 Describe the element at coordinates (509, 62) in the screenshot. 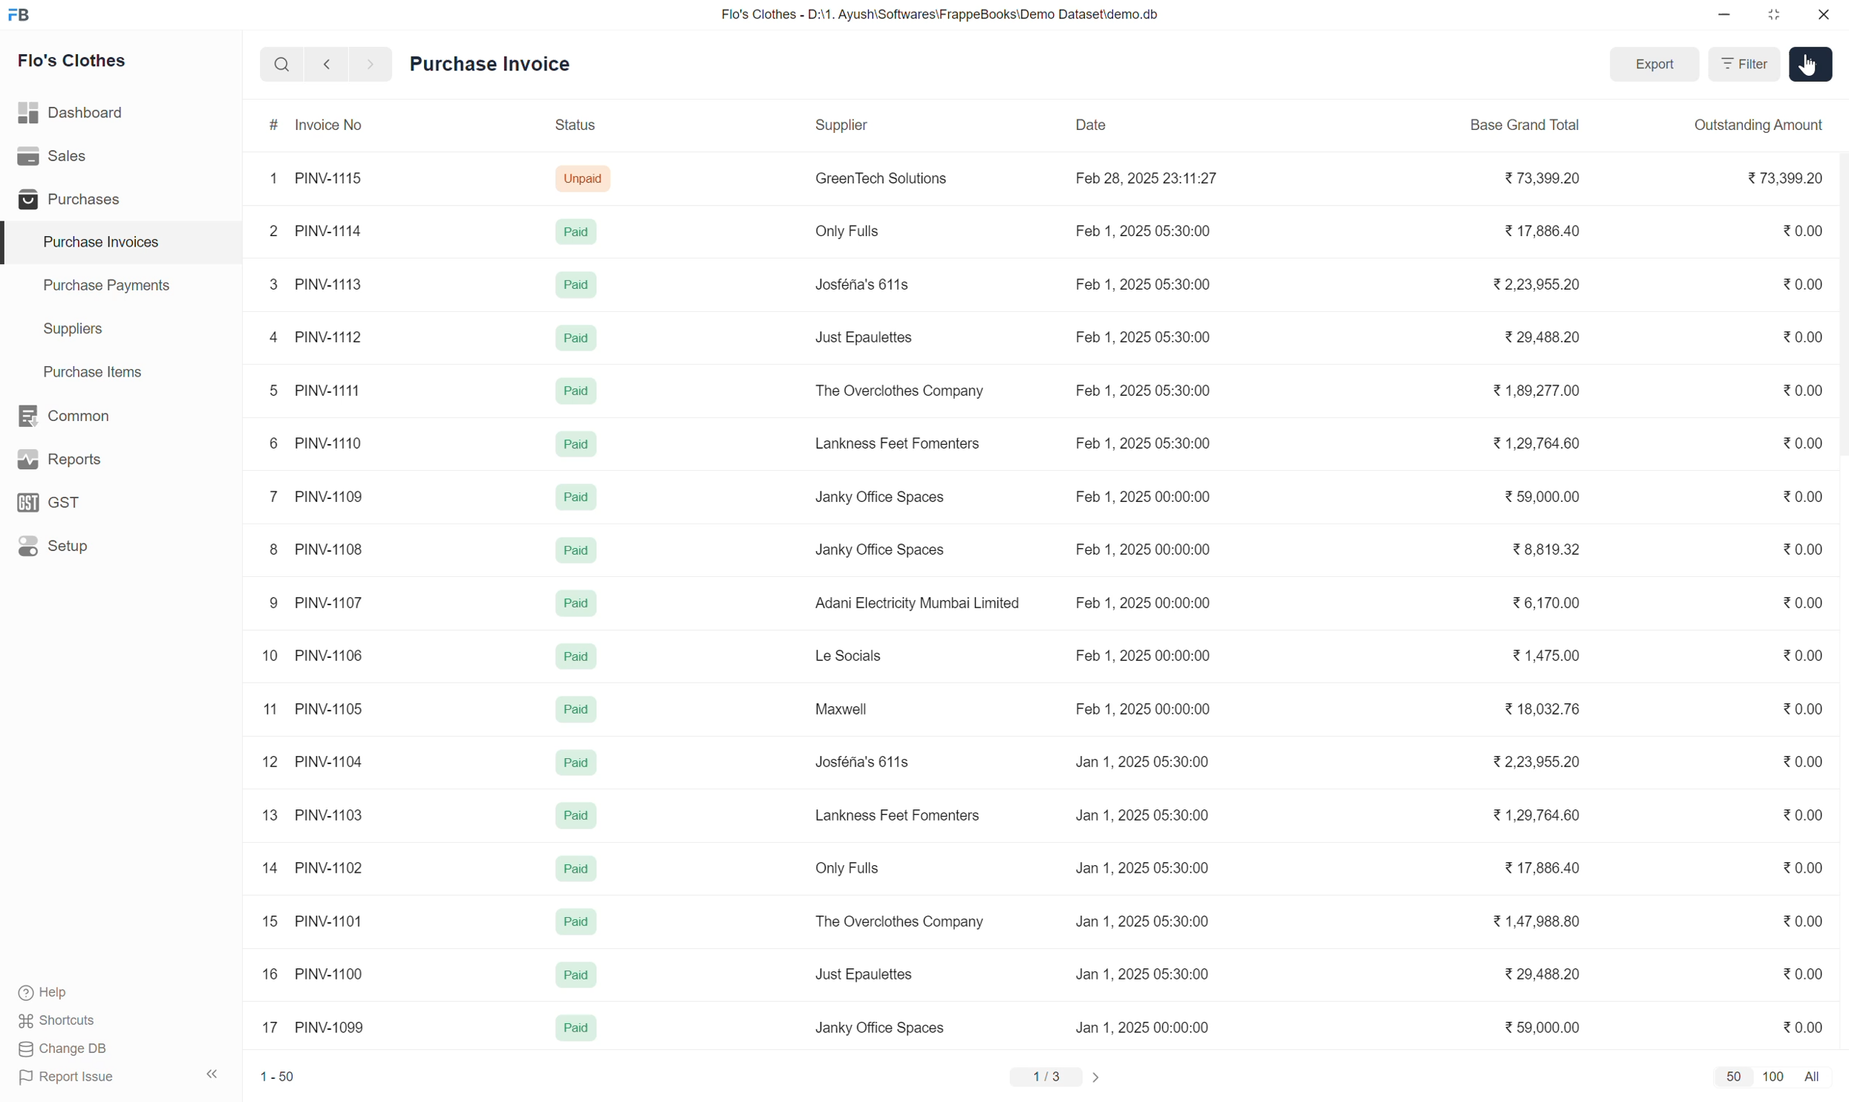

I see `Purchase invoice` at that location.